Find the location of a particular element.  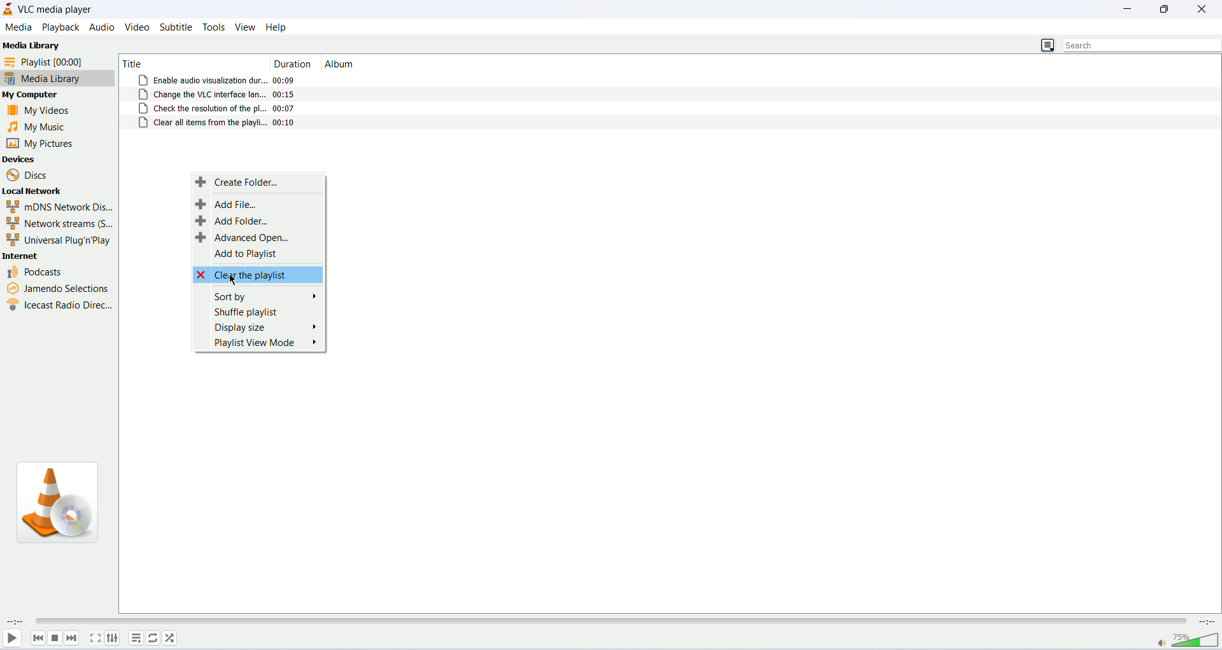

view is located at coordinates (245, 27).